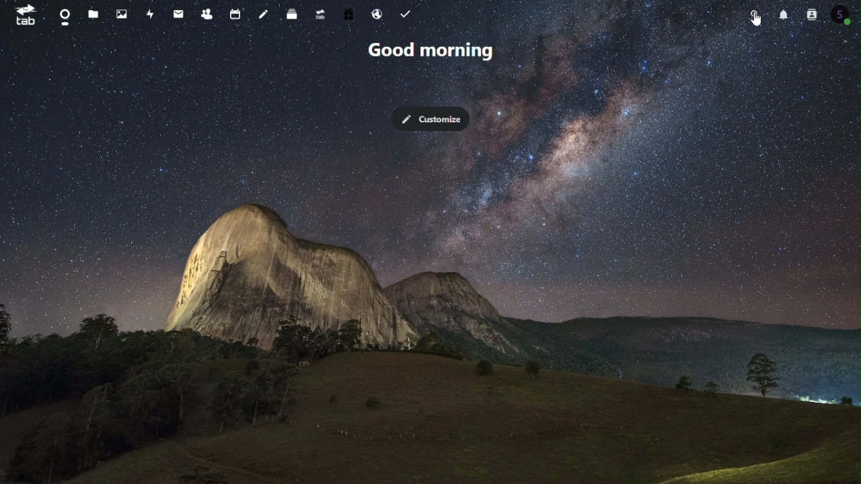 The image size is (861, 484). Describe the element at coordinates (122, 13) in the screenshot. I see `Photos` at that location.